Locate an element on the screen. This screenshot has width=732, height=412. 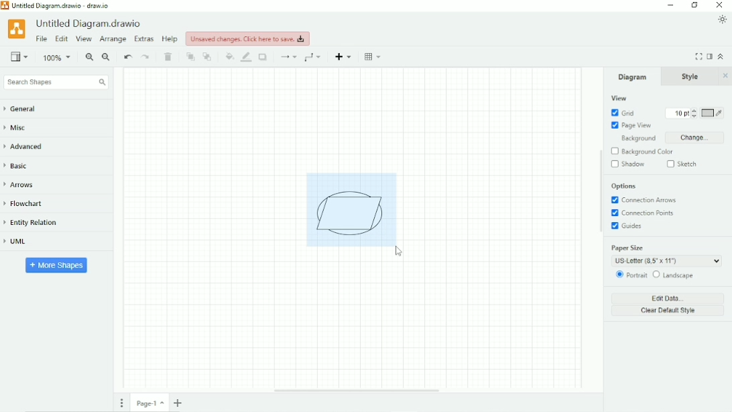
Diagram is located at coordinates (633, 76).